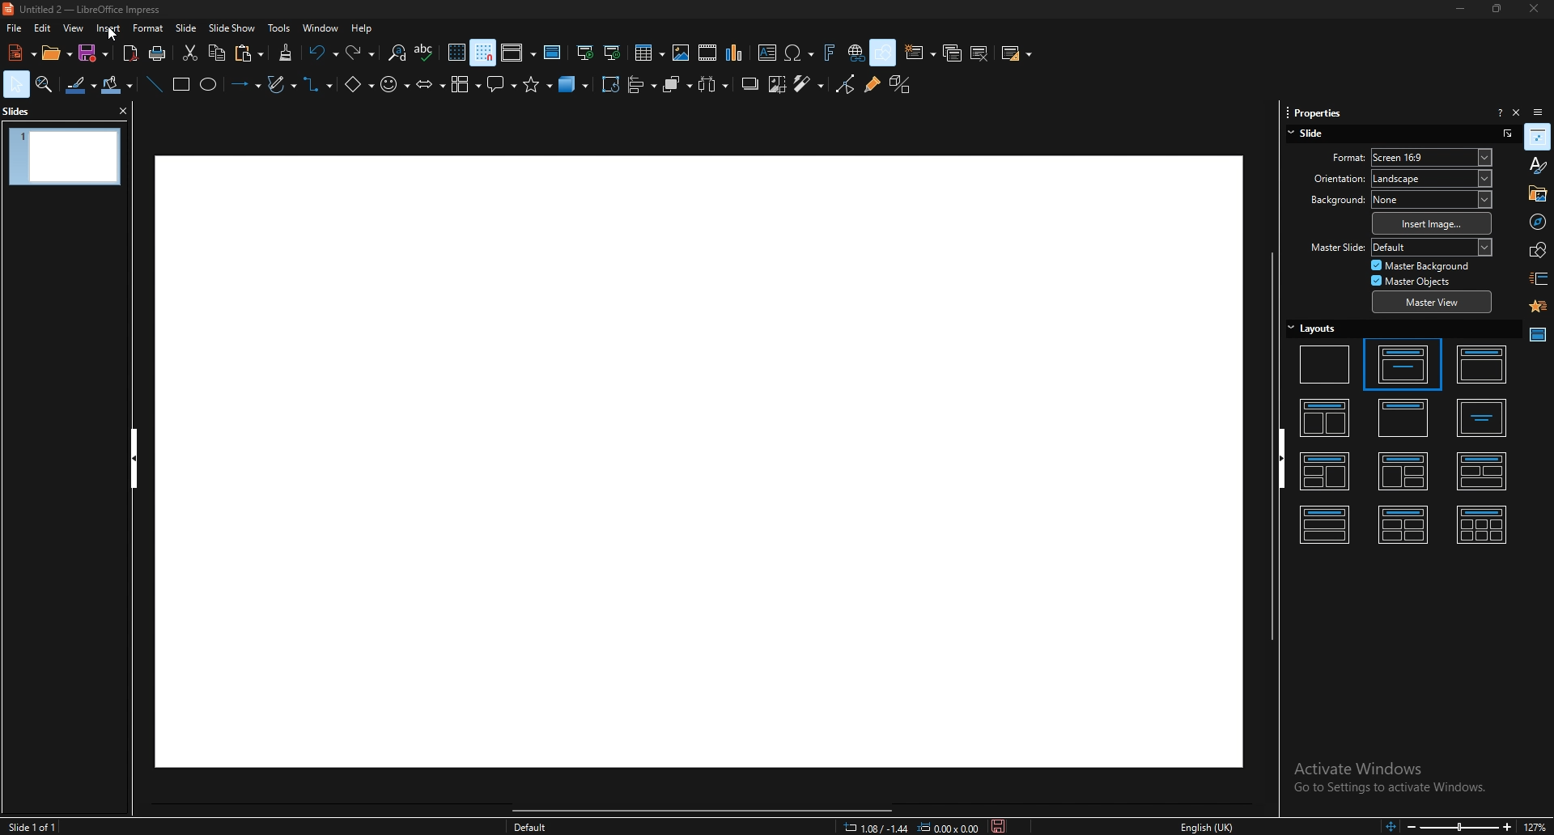 This screenshot has width=1554, height=835. What do you see at coordinates (1507, 826) in the screenshot?
I see `zoom in` at bounding box center [1507, 826].